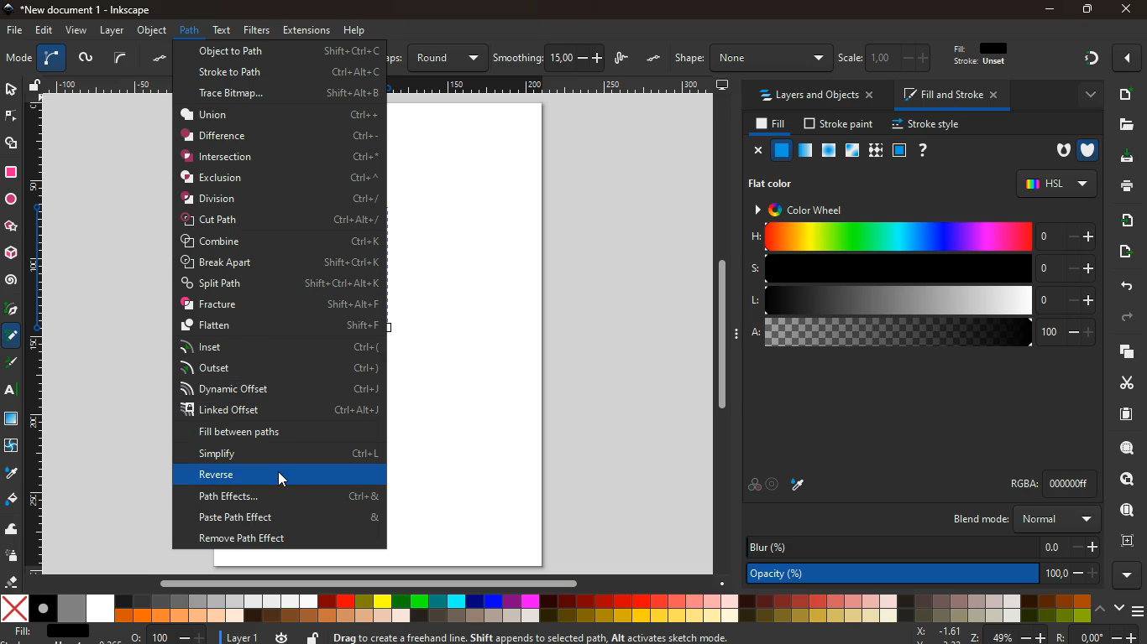 Image resolution: width=1147 pixels, height=644 pixels. Describe the element at coordinates (280, 304) in the screenshot. I see `fracture` at that location.